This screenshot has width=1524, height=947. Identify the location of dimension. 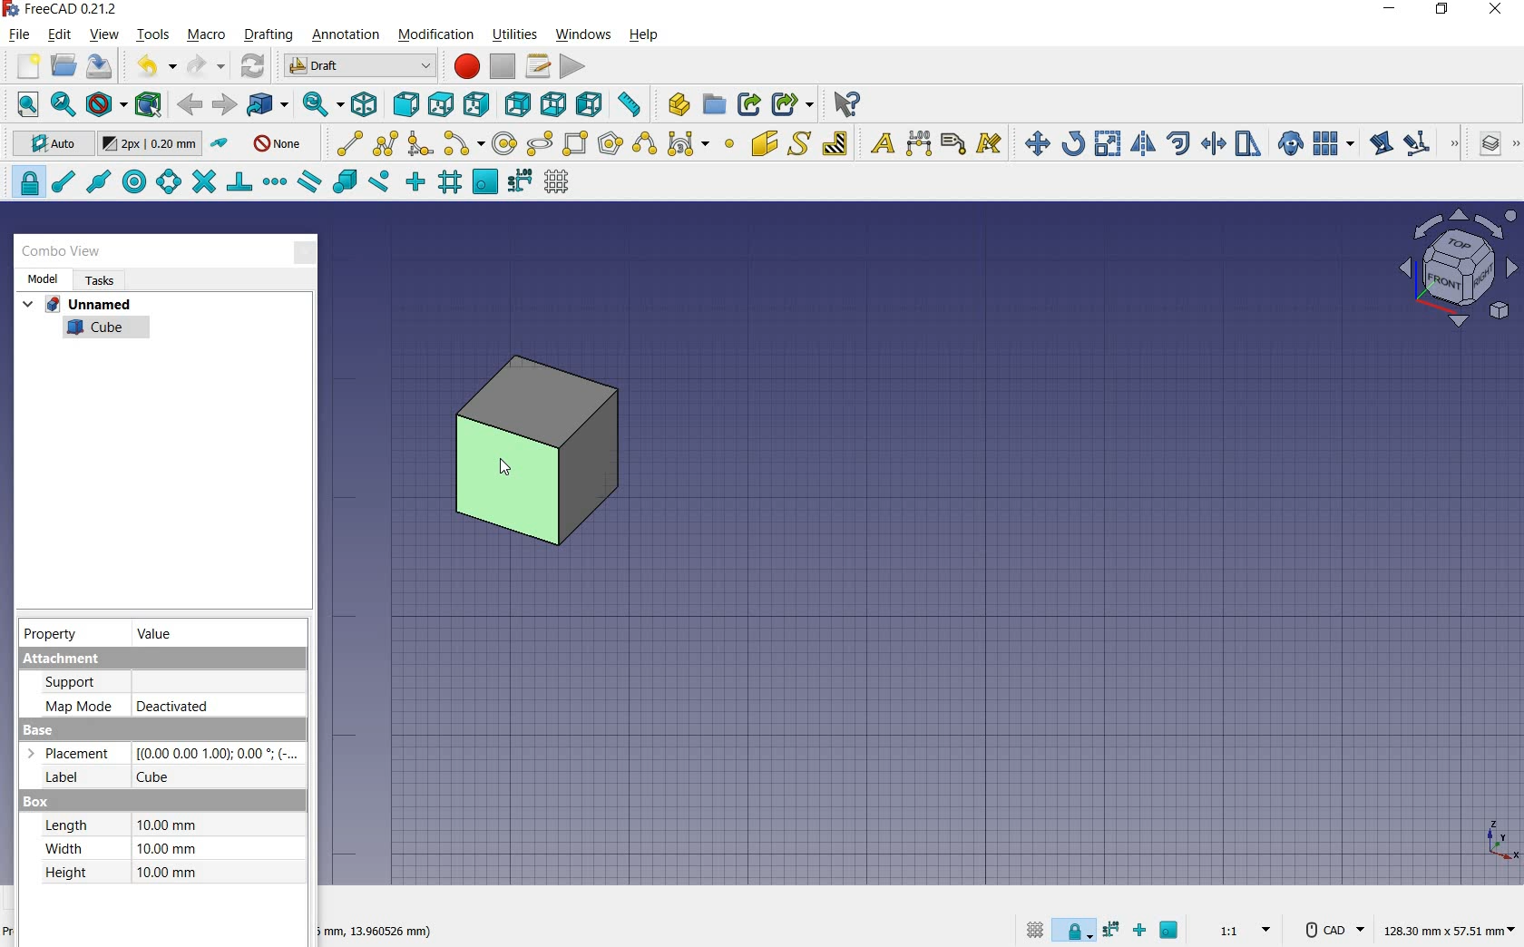
(920, 143).